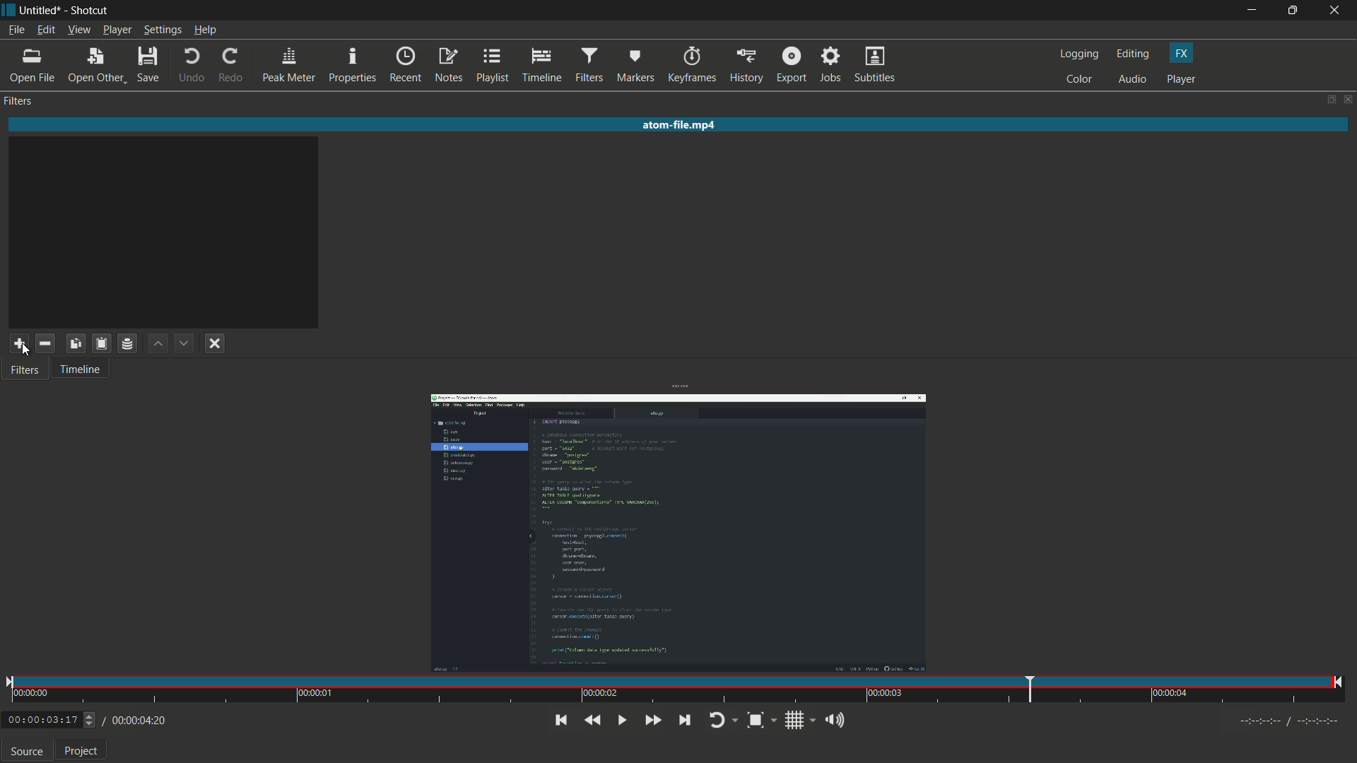  I want to click on toggle zoom, so click(761, 721).